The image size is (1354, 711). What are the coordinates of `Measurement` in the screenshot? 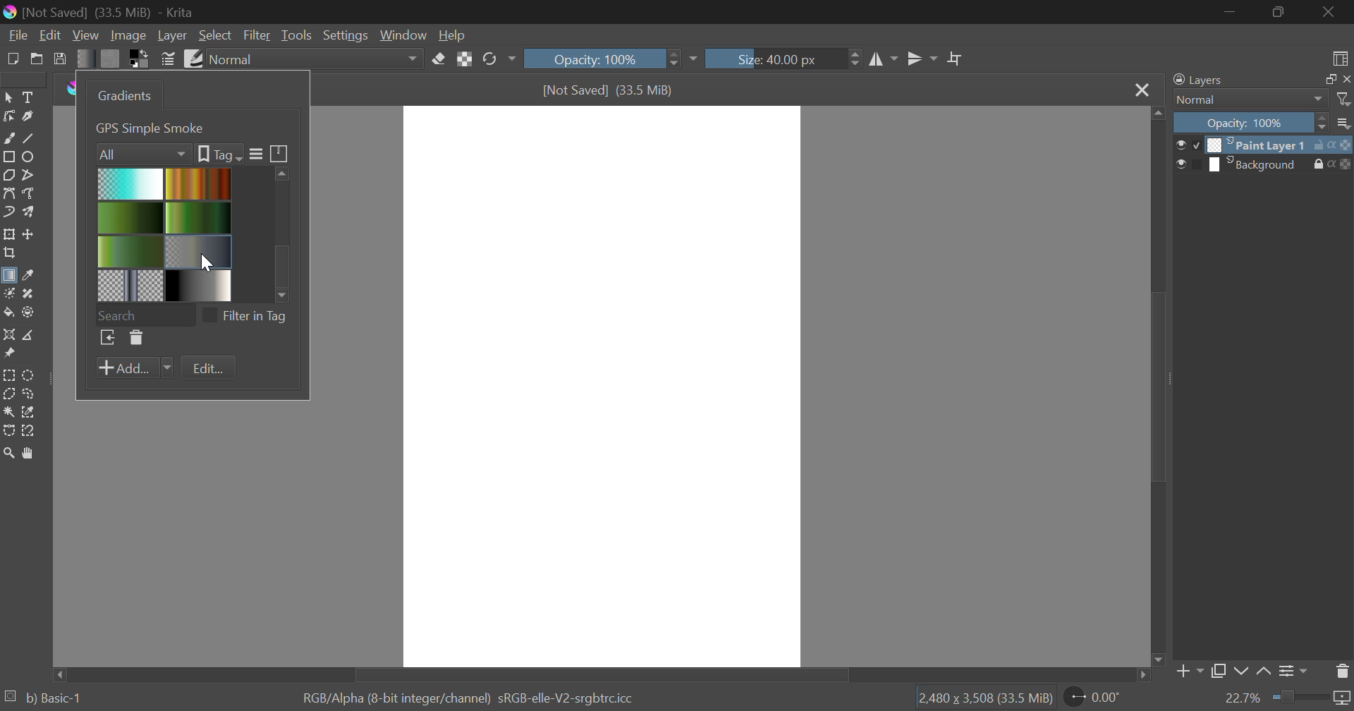 It's located at (29, 336).